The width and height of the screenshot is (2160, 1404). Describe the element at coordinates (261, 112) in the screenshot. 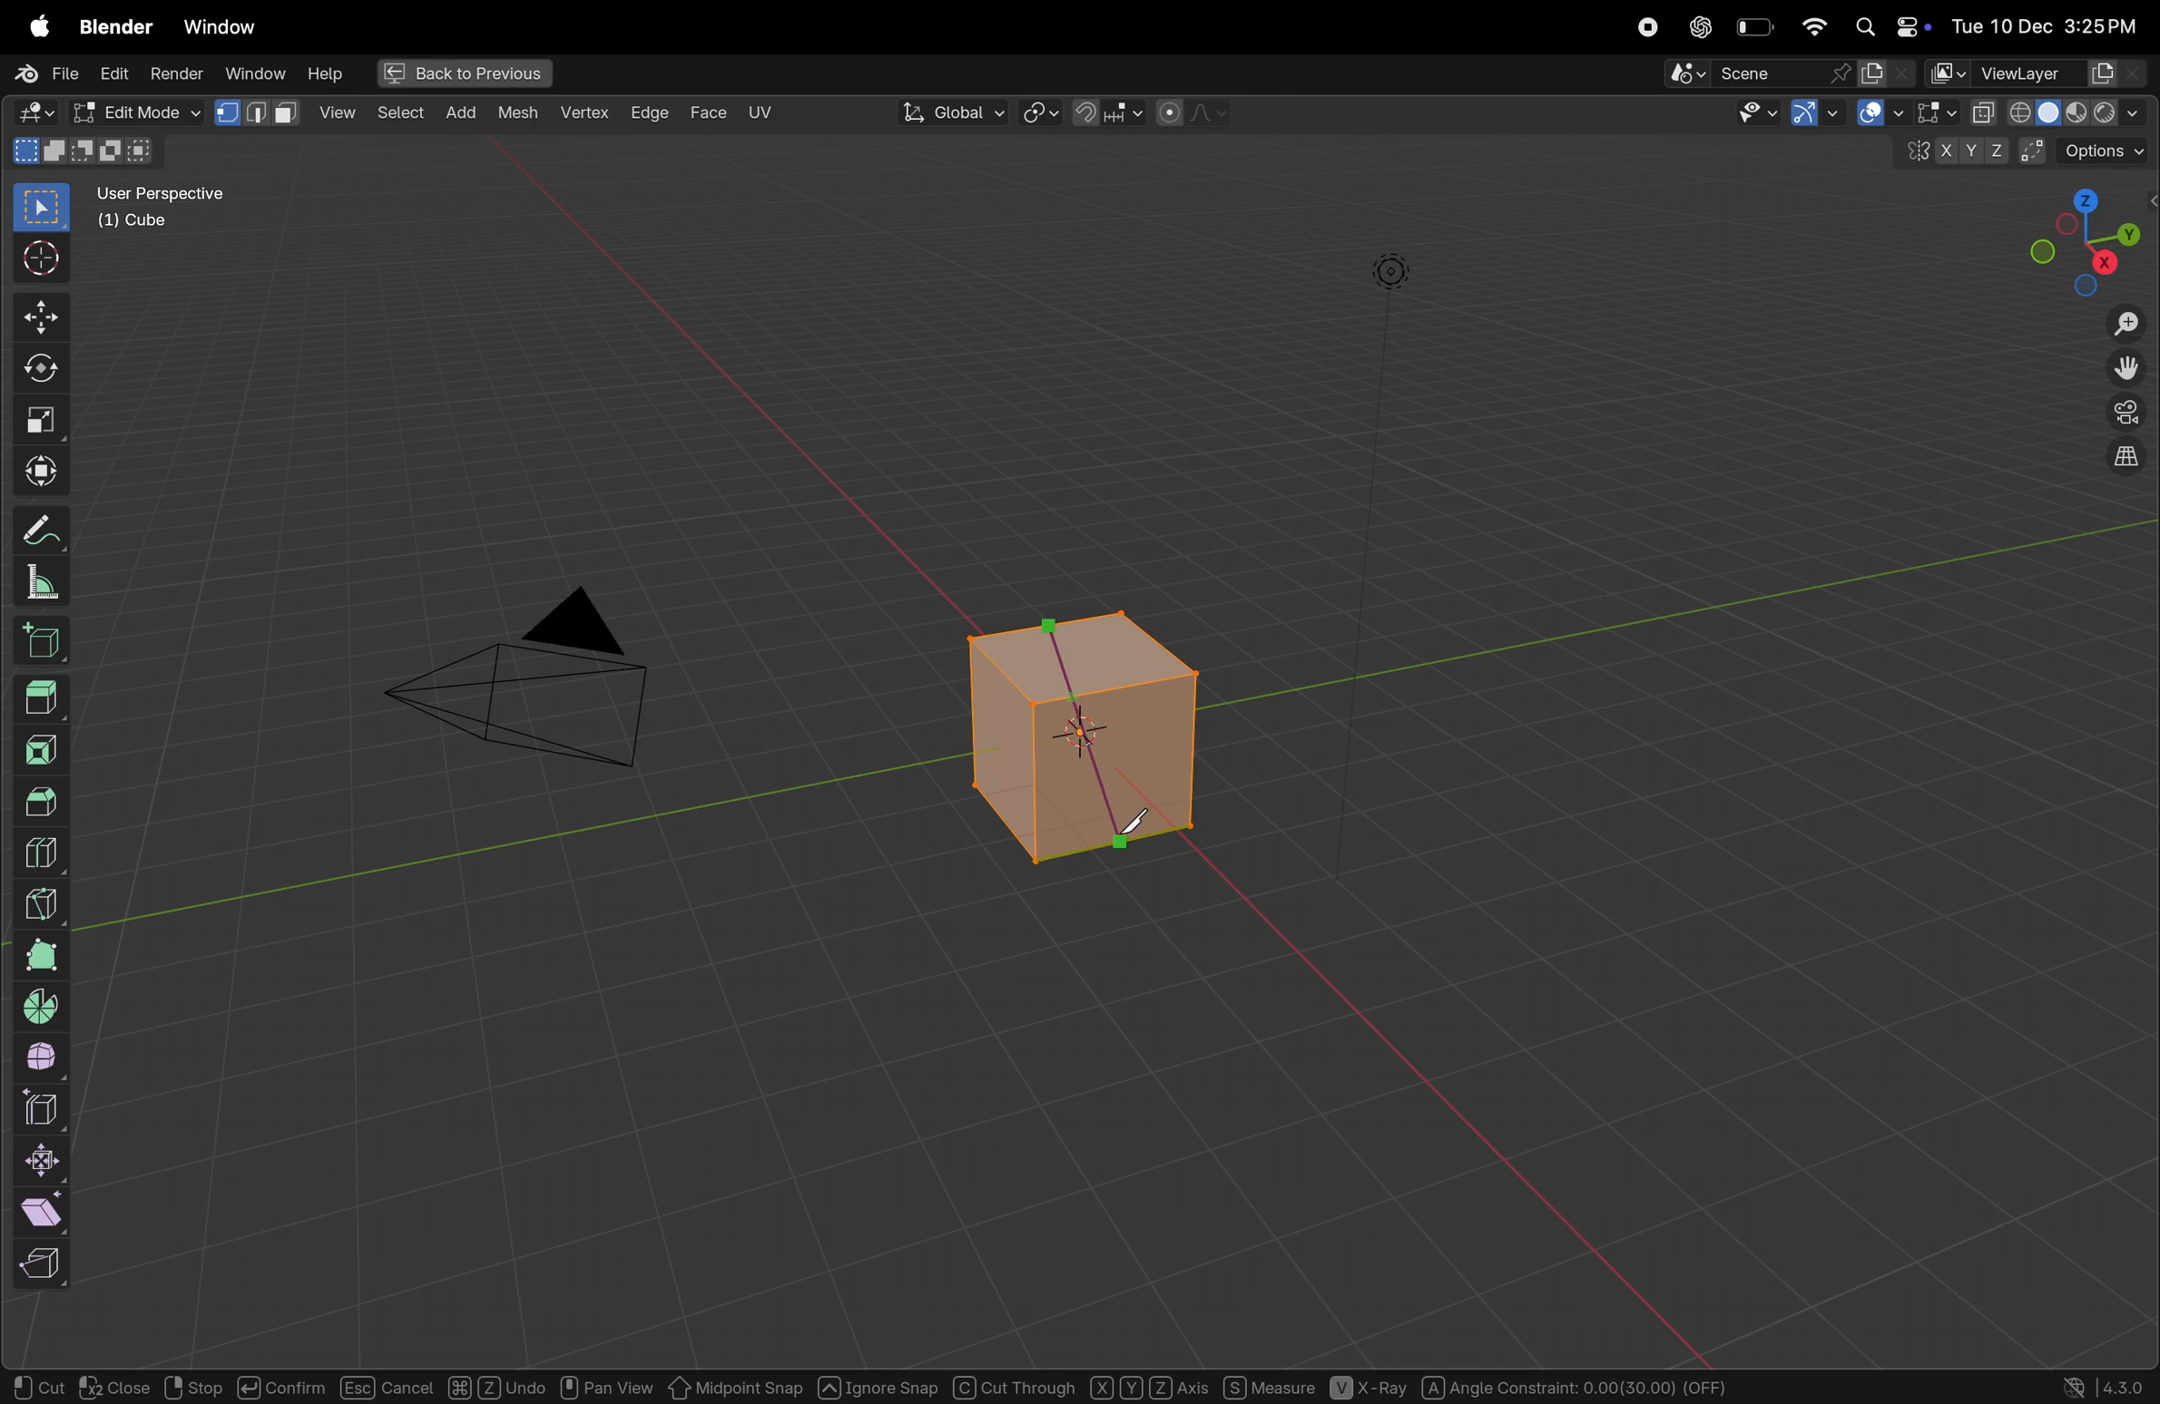

I see `View` at that location.